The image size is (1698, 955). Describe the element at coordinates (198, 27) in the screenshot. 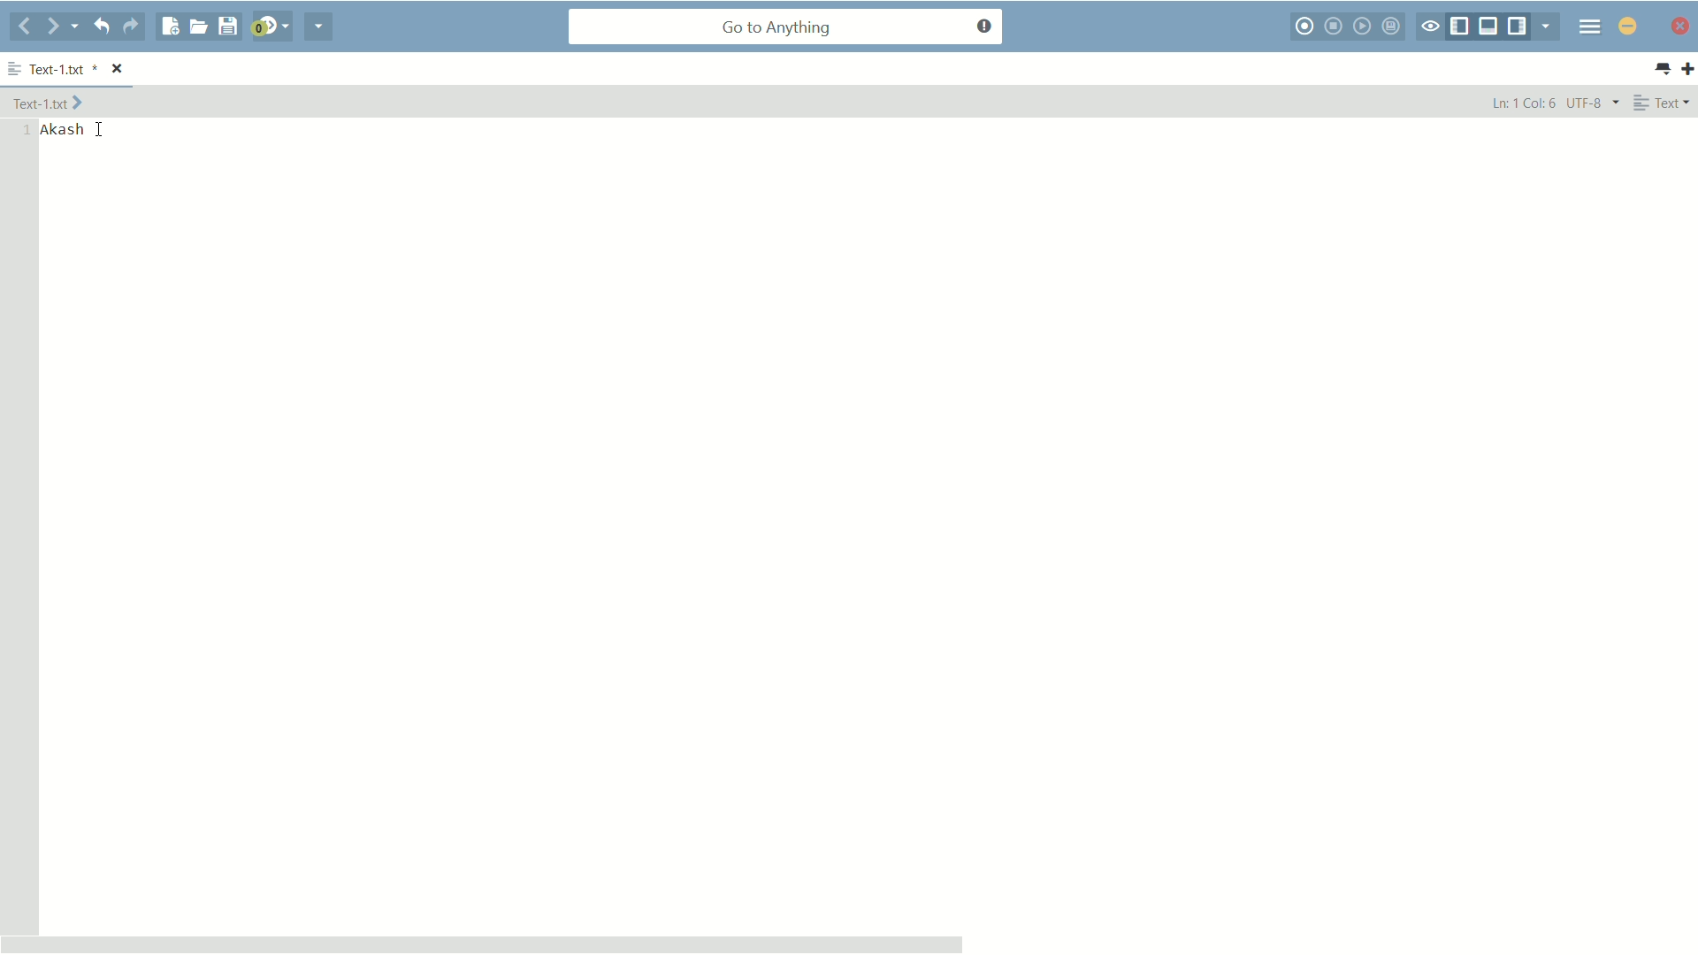

I see `open file` at that location.